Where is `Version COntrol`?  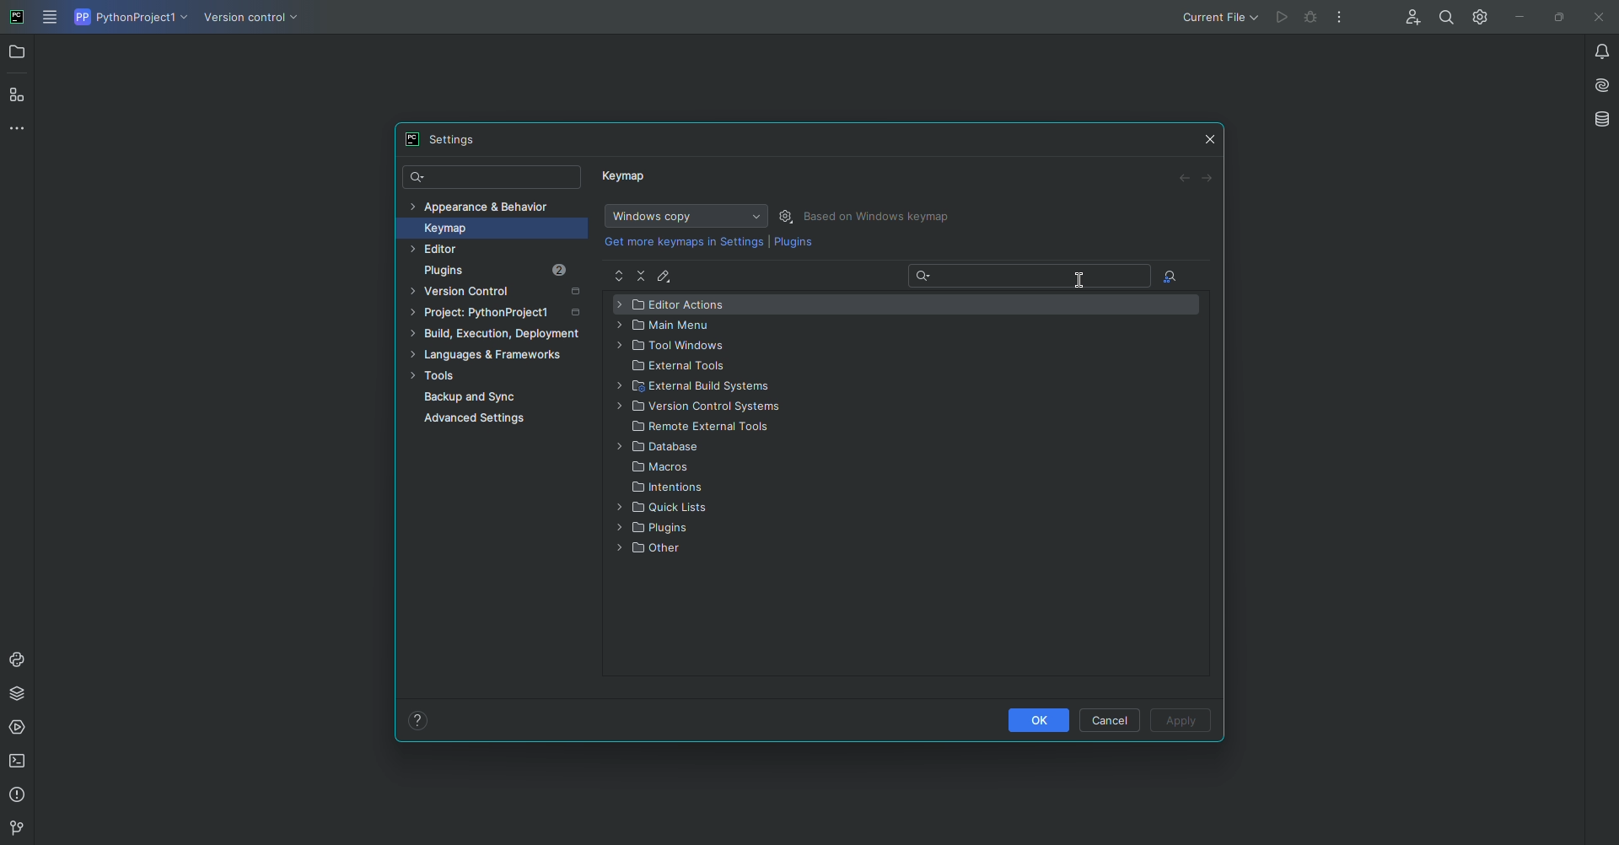 Version COntrol is located at coordinates (255, 20).